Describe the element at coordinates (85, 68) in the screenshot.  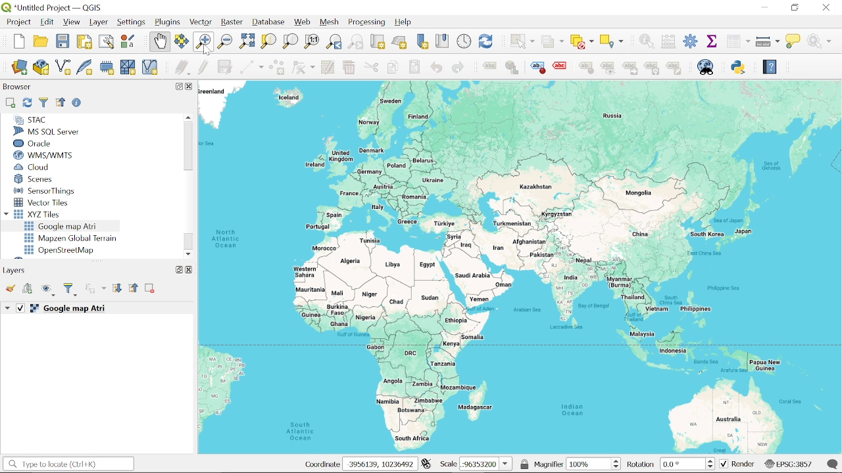
I see `New spatial lite layer` at that location.